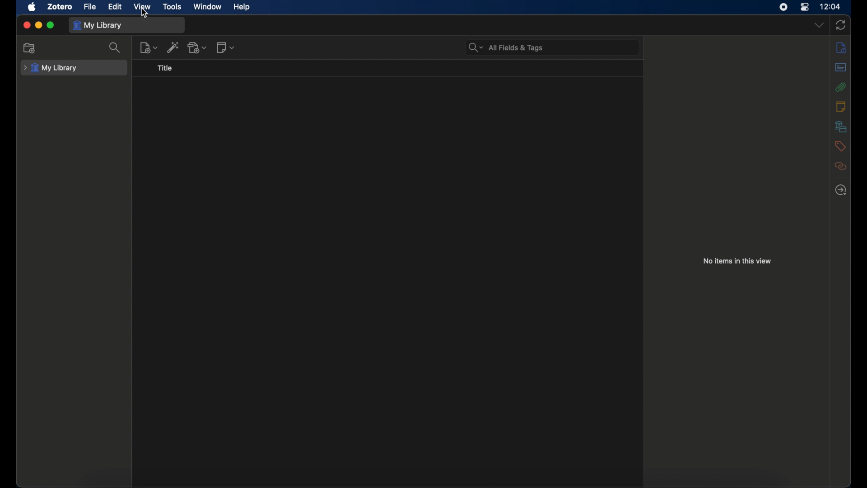  I want to click on view, so click(142, 6).